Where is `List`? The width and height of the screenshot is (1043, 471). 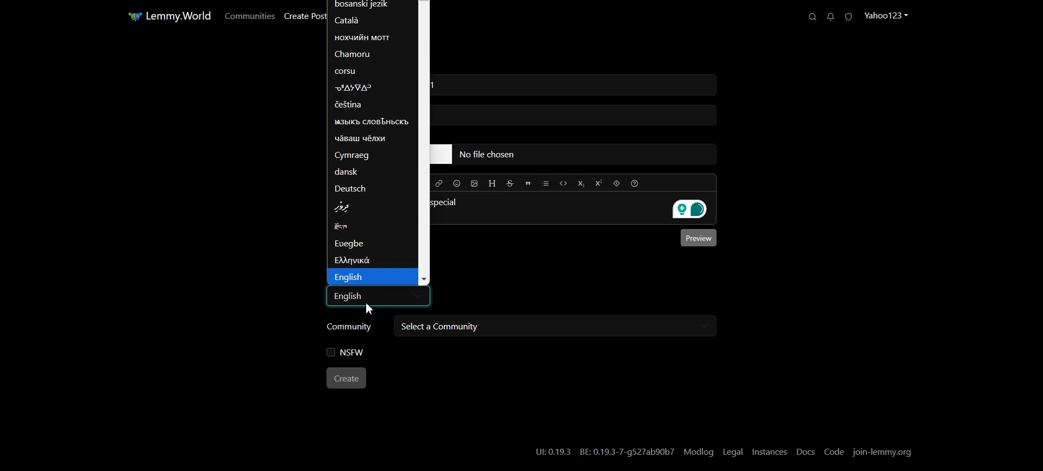 List is located at coordinates (545, 183).